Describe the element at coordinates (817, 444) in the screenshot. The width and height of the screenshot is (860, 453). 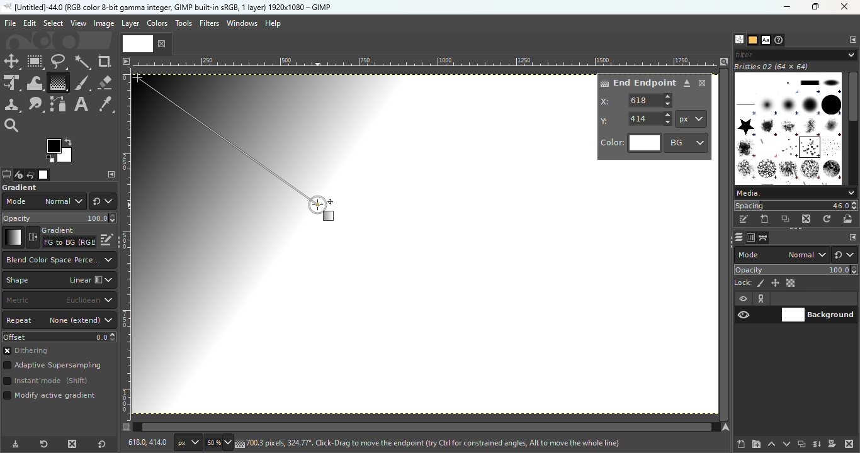
I see `Merge this layer with the first visible layer below it` at that location.